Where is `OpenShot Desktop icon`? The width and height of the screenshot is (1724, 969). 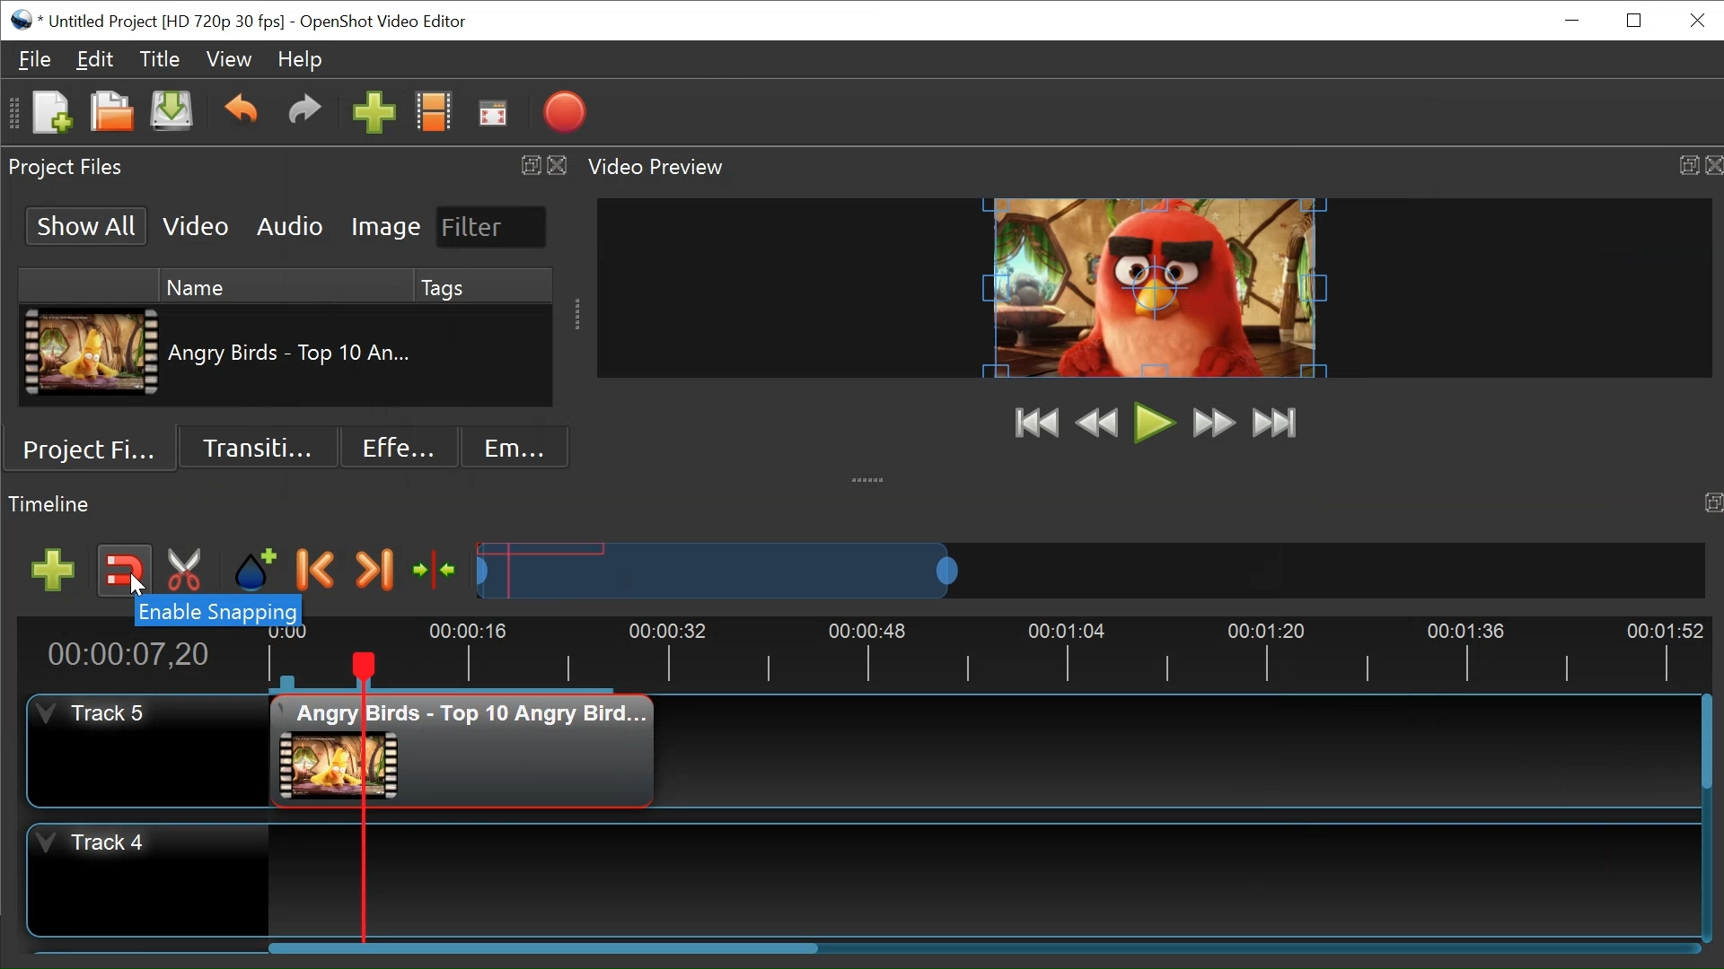 OpenShot Desktop icon is located at coordinates (20, 20).